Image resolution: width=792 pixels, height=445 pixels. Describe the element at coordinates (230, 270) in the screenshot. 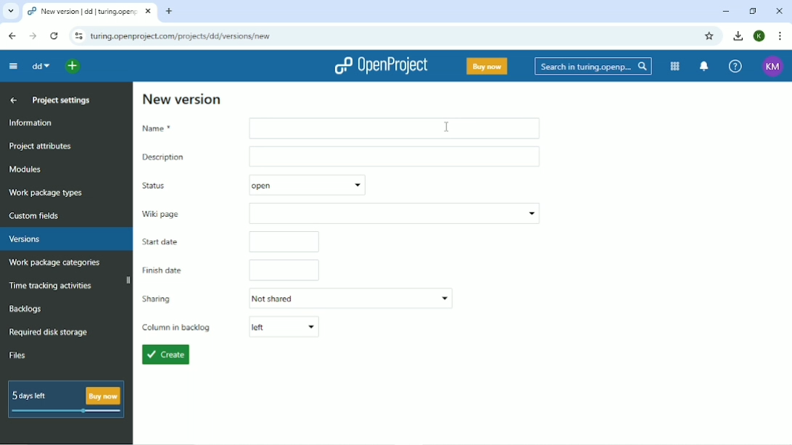

I see `Finish date` at that location.